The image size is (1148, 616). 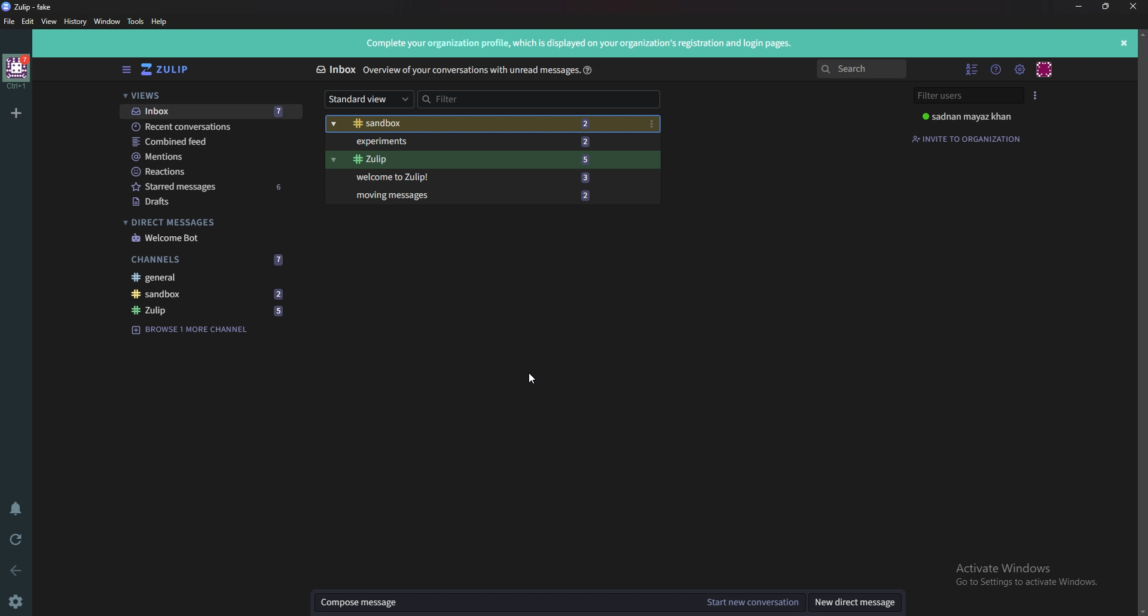 I want to click on Zulip - fake, so click(x=30, y=7).